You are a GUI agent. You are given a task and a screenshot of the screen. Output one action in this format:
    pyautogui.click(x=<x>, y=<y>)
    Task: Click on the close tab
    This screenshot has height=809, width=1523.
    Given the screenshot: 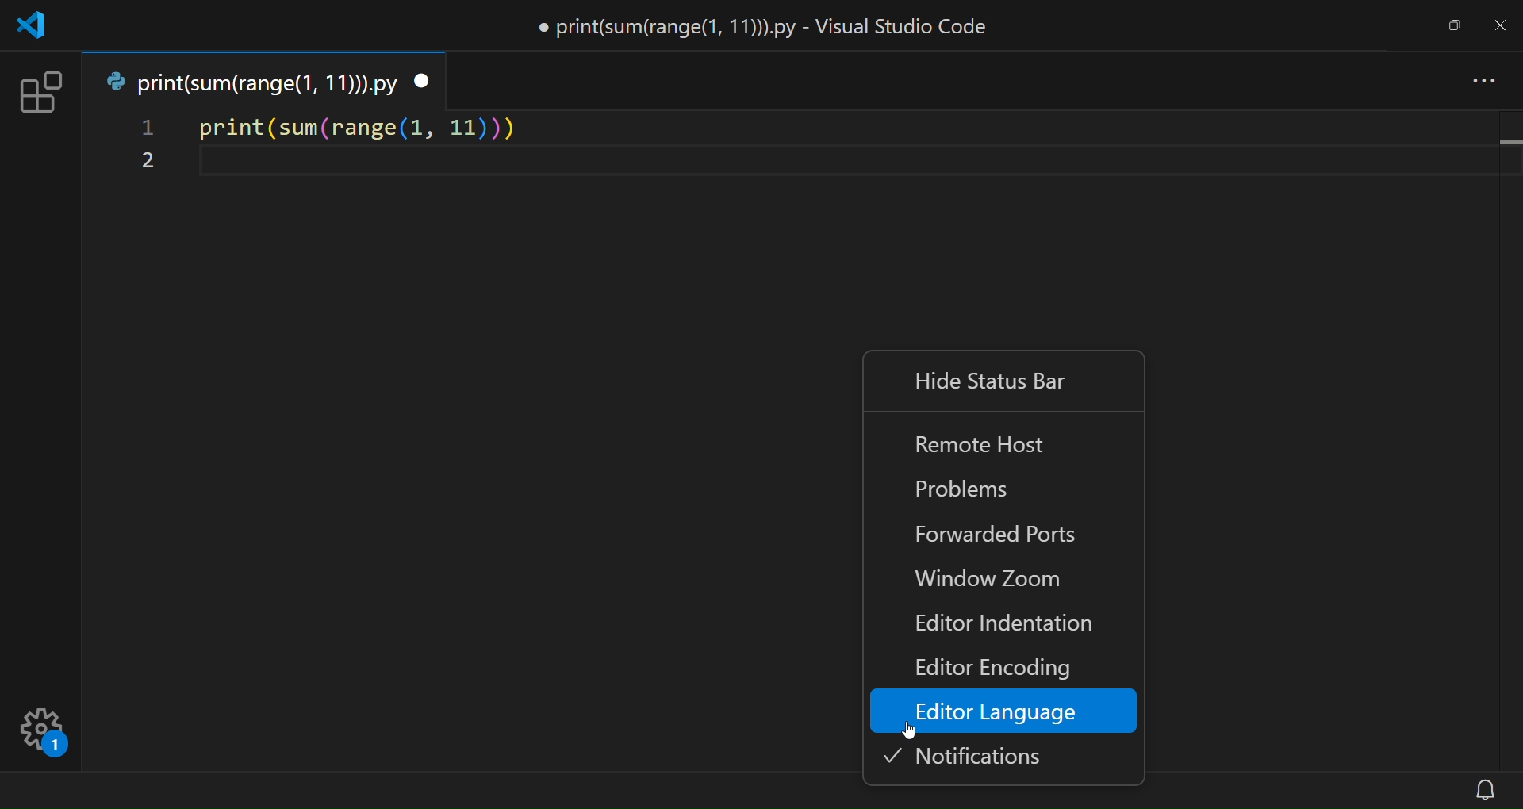 What is the action you would take?
    pyautogui.click(x=423, y=82)
    